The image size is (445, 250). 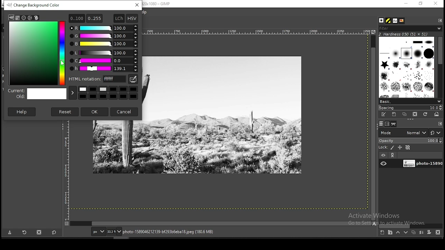 I want to click on units, so click(x=97, y=231).